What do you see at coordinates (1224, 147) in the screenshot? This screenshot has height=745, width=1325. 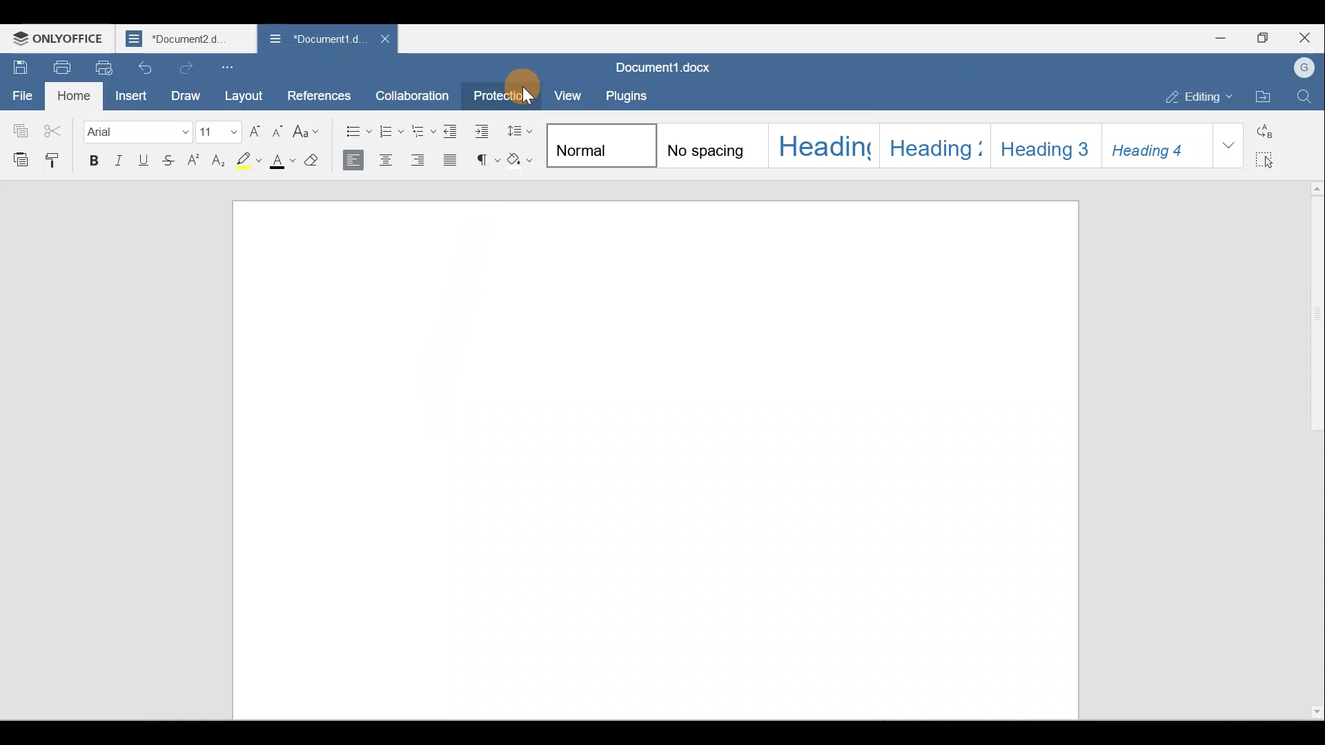 I see `More styles` at bounding box center [1224, 147].